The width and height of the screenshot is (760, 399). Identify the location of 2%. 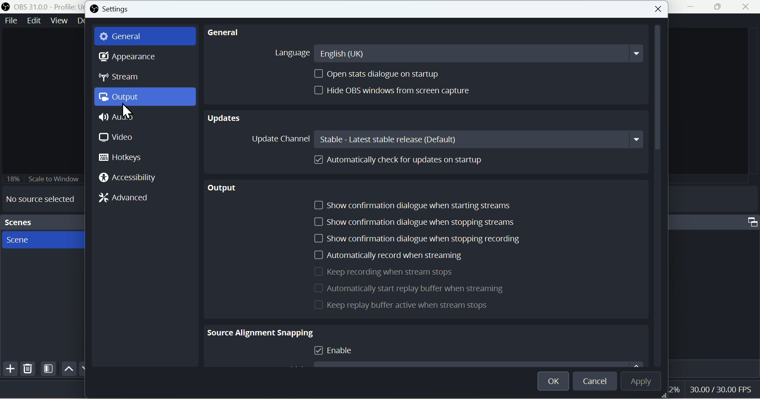
(676, 391).